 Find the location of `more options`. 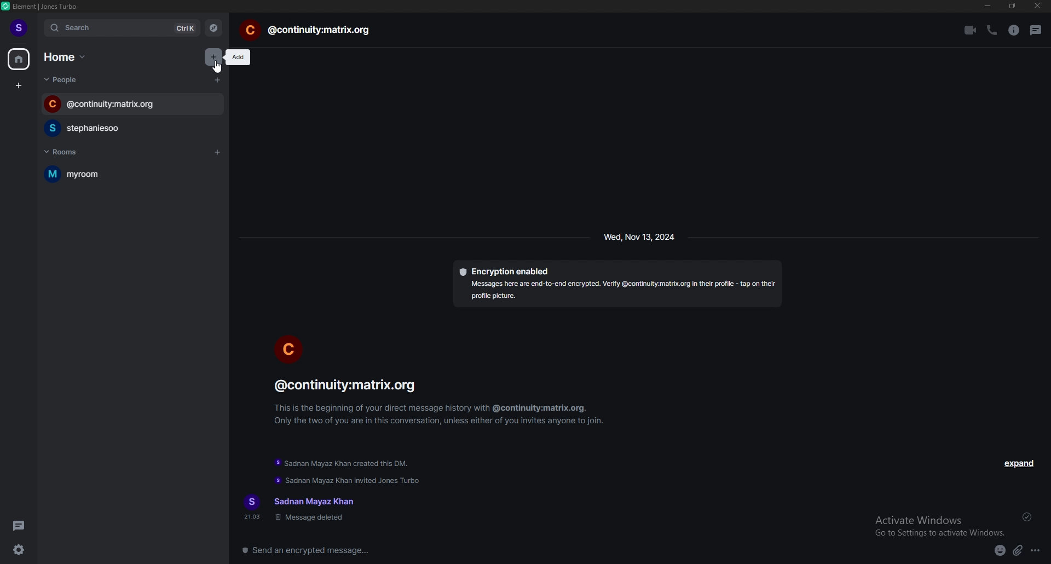

more options is located at coordinates (1036, 551).